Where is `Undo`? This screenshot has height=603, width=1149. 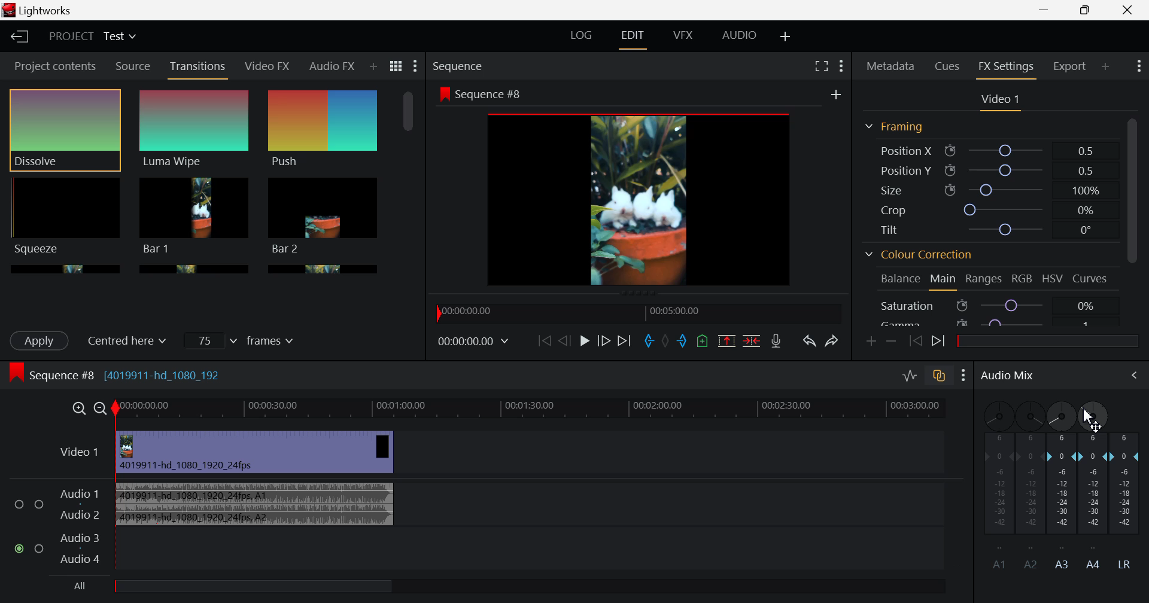 Undo is located at coordinates (810, 342).